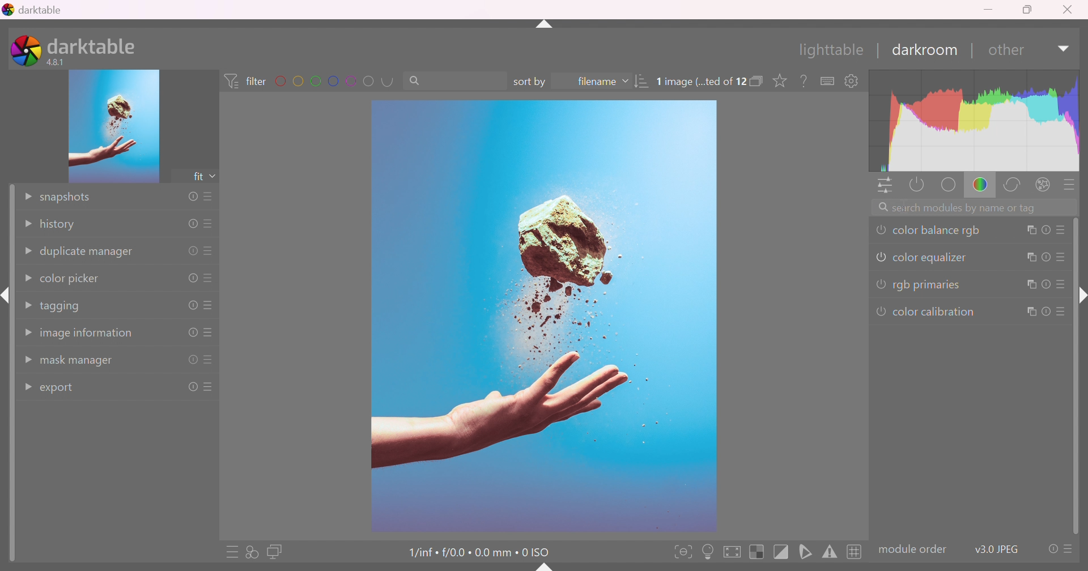 The image size is (1088, 571). Describe the element at coordinates (975, 121) in the screenshot. I see `graph` at that location.